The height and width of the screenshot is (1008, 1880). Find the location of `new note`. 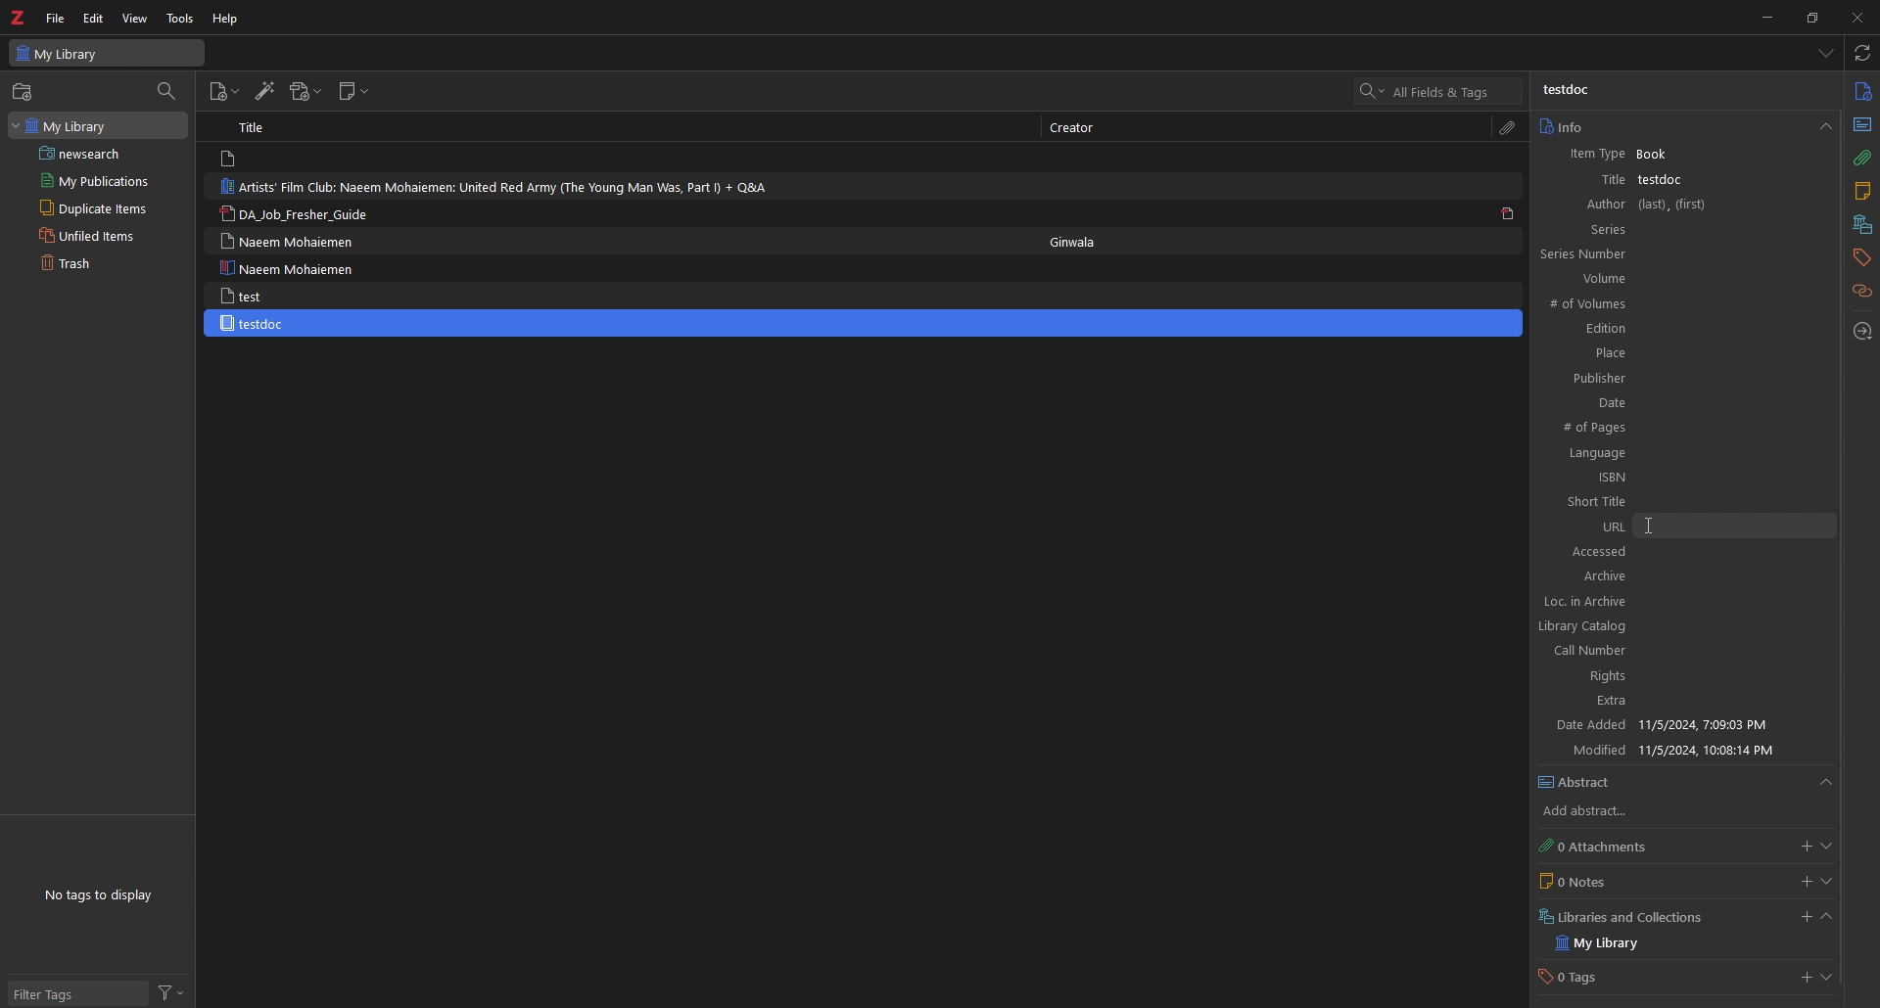

new note is located at coordinates (354, 91).